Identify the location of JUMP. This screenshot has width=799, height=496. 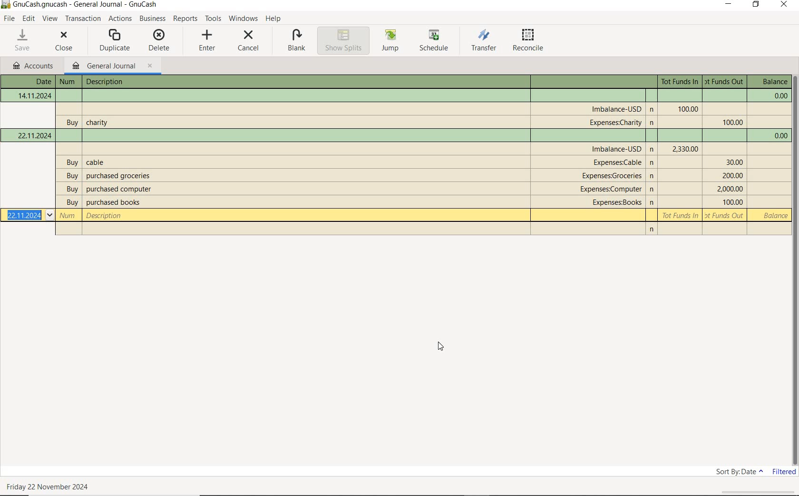
(390, 40).